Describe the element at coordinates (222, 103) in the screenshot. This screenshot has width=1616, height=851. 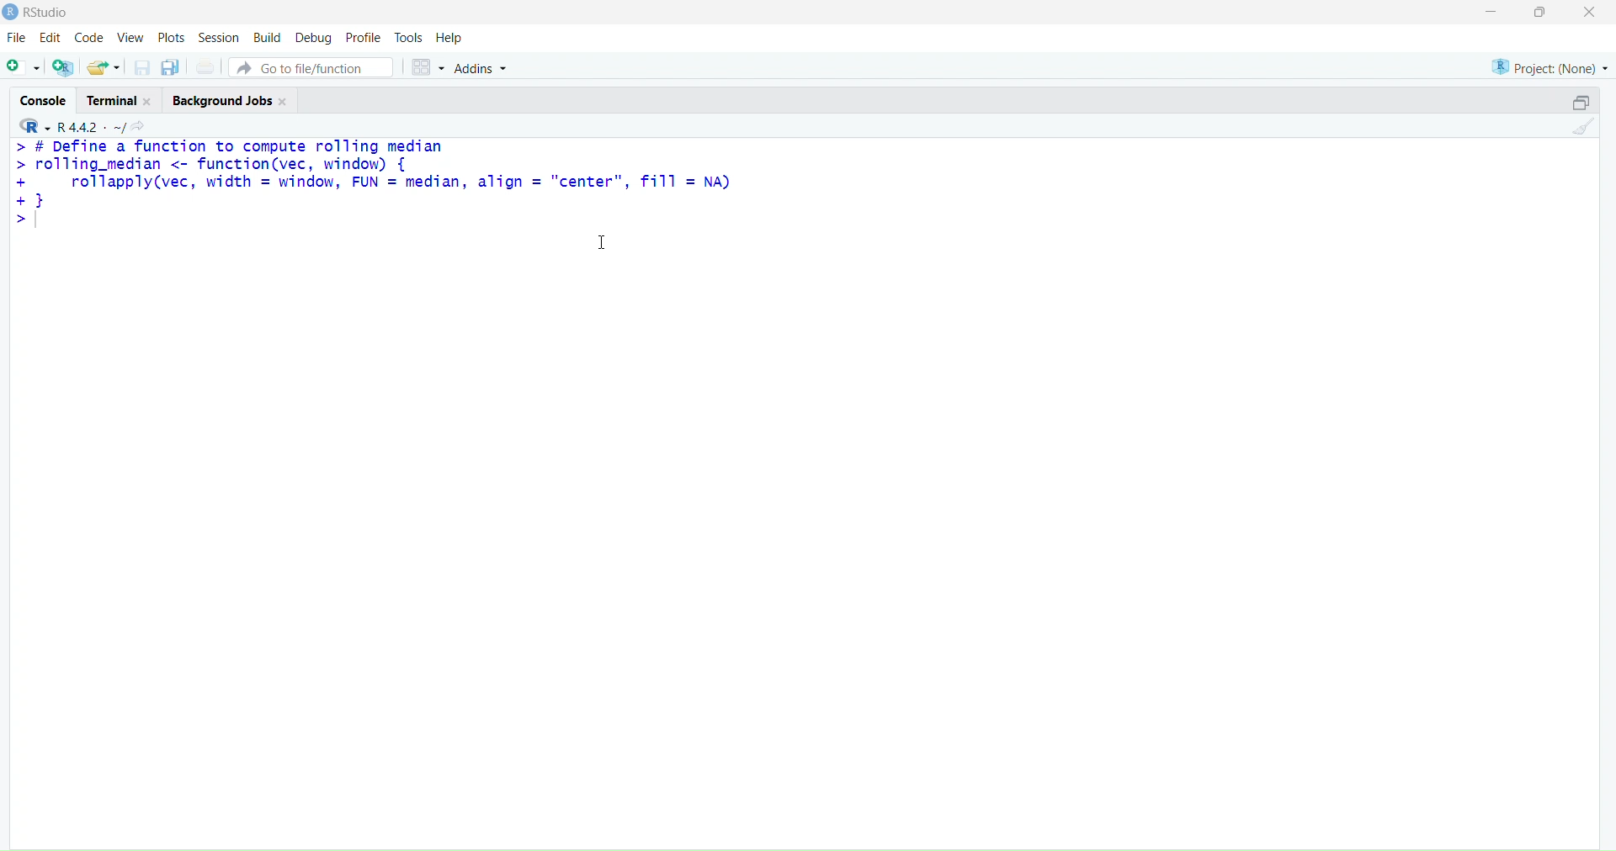
I see `background jobs` at that location.